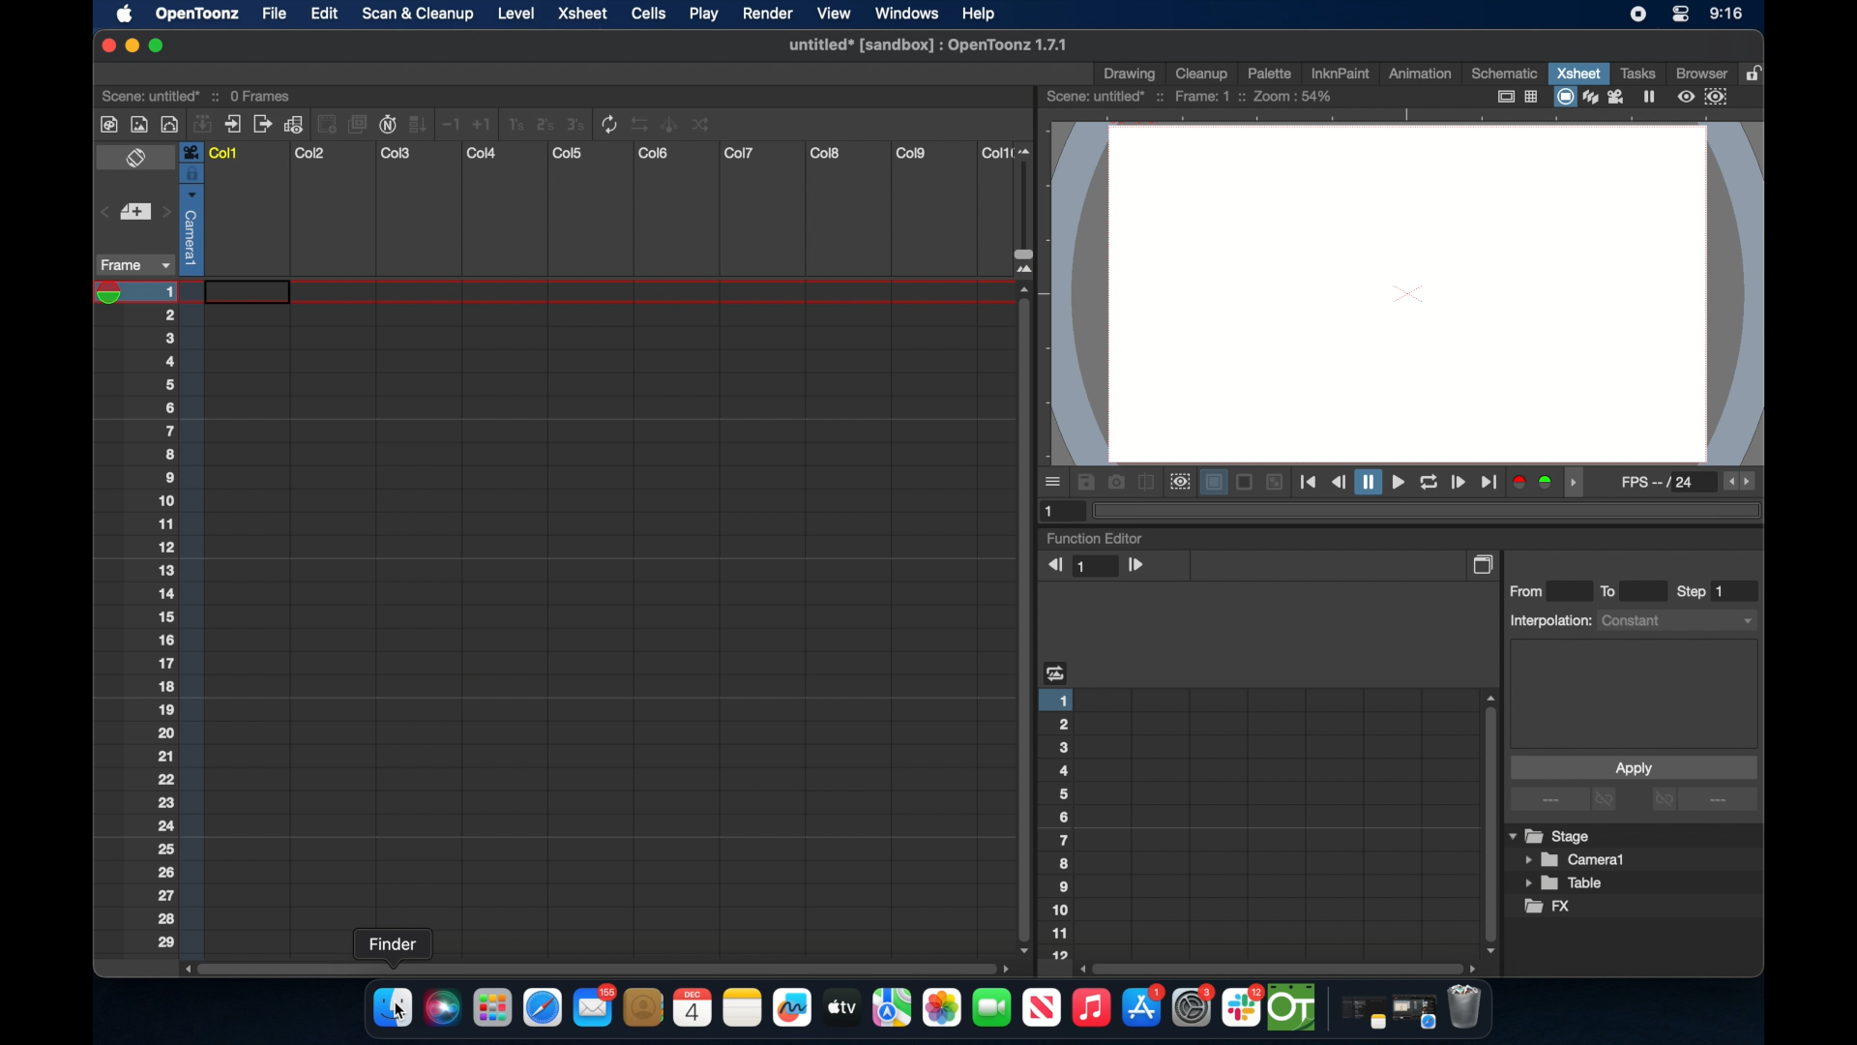 The image size is (1857, 1045). I want to click on imaps, so click(892, 1008).